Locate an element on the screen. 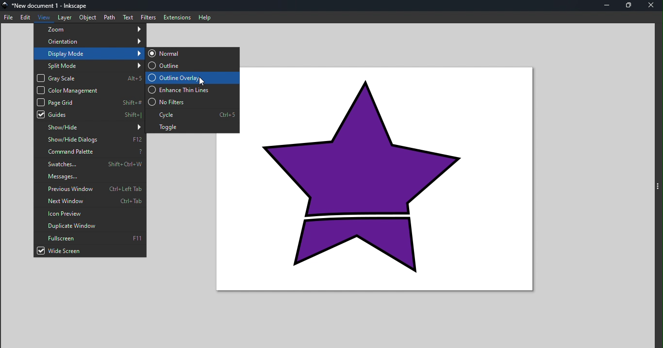 Image resolution: width=663 pixels, height=348 pixels. Command palette is located at coordinates (89, 152).